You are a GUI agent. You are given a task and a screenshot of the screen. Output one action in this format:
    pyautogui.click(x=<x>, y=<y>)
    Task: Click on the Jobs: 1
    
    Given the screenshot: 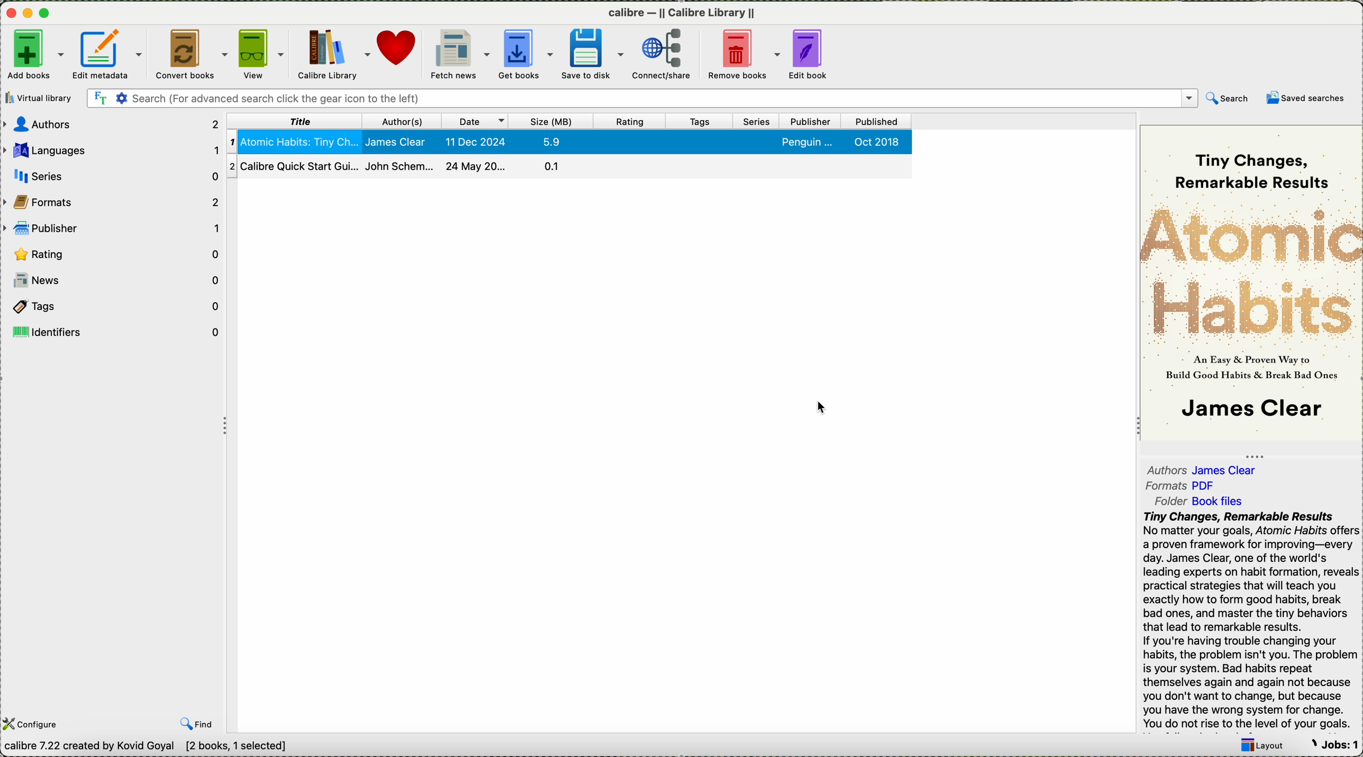 What is the action you would take?
    pyautogui.click(x=1331, y=744)
    